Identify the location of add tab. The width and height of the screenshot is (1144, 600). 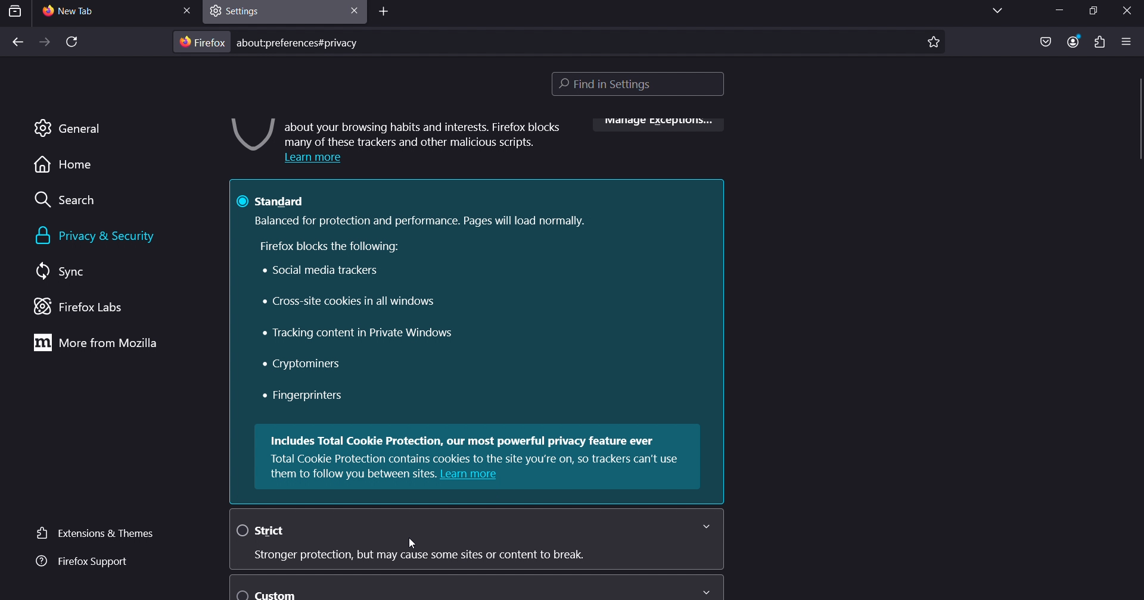
(385, 14).